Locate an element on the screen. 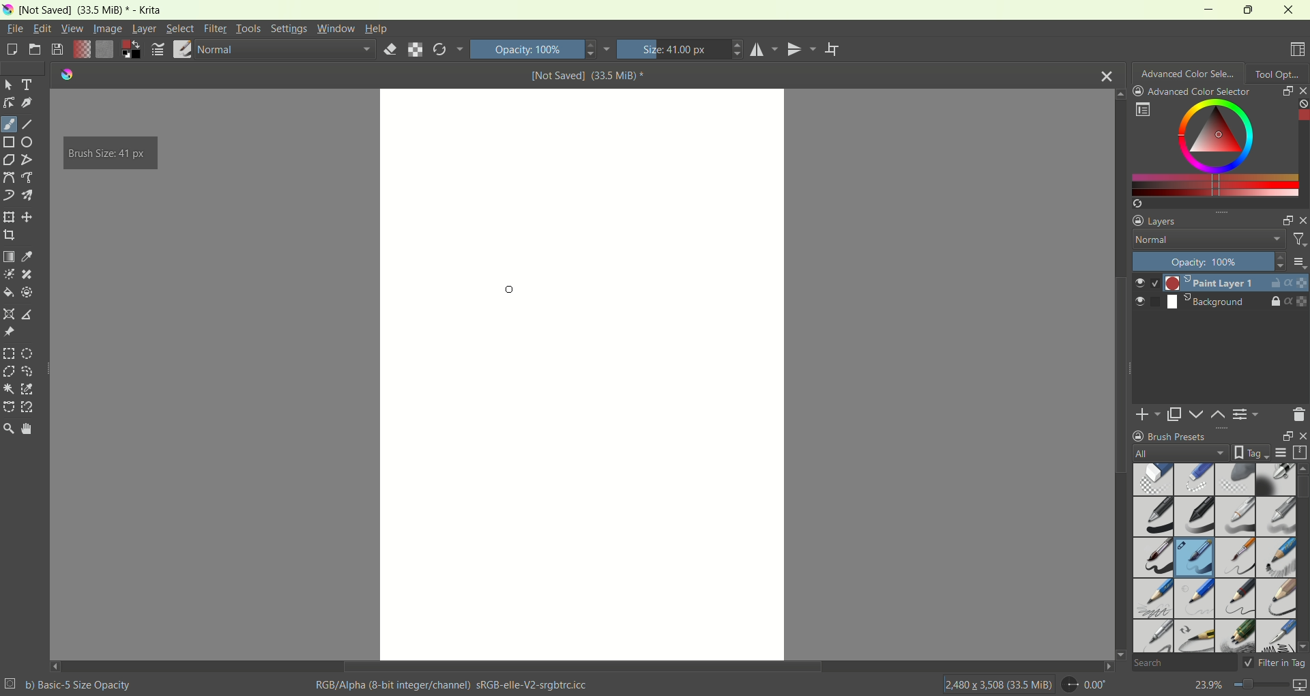  smart patch is located at coordinates (27, 275).